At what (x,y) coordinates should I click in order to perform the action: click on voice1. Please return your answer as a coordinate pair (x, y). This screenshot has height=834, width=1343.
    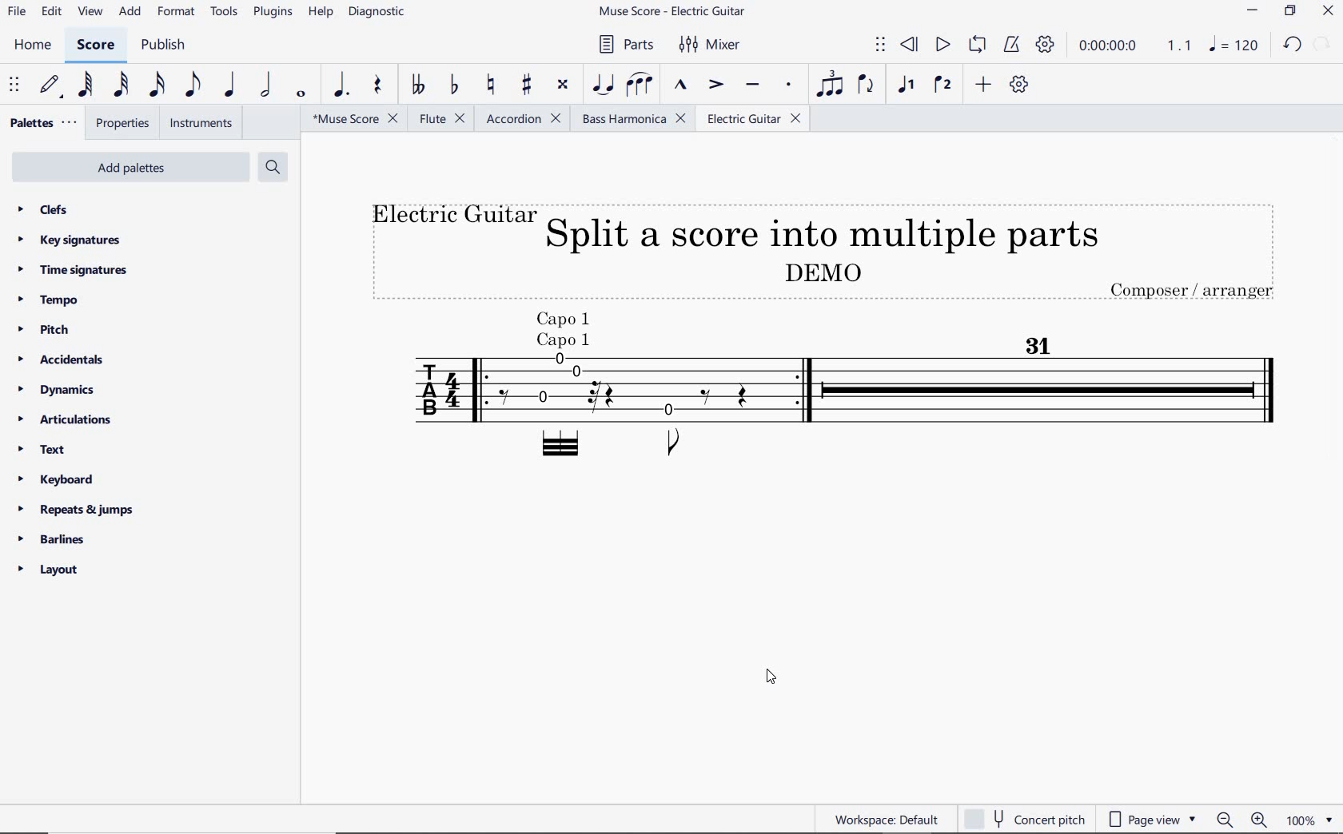
    Looking at the image, I should click on (907, 86).